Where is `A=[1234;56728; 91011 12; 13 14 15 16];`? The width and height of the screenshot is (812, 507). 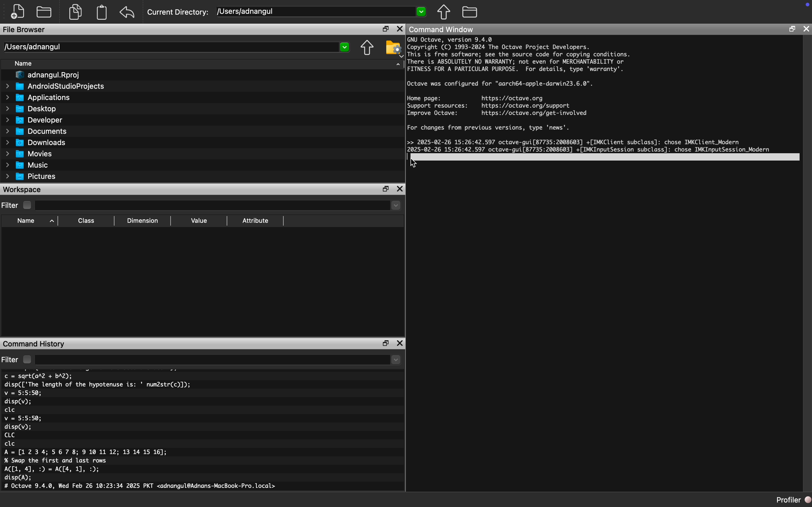
A=[1234;56728; 91011 12; 13 14 15 16]; is located at coordinates (88, 453).